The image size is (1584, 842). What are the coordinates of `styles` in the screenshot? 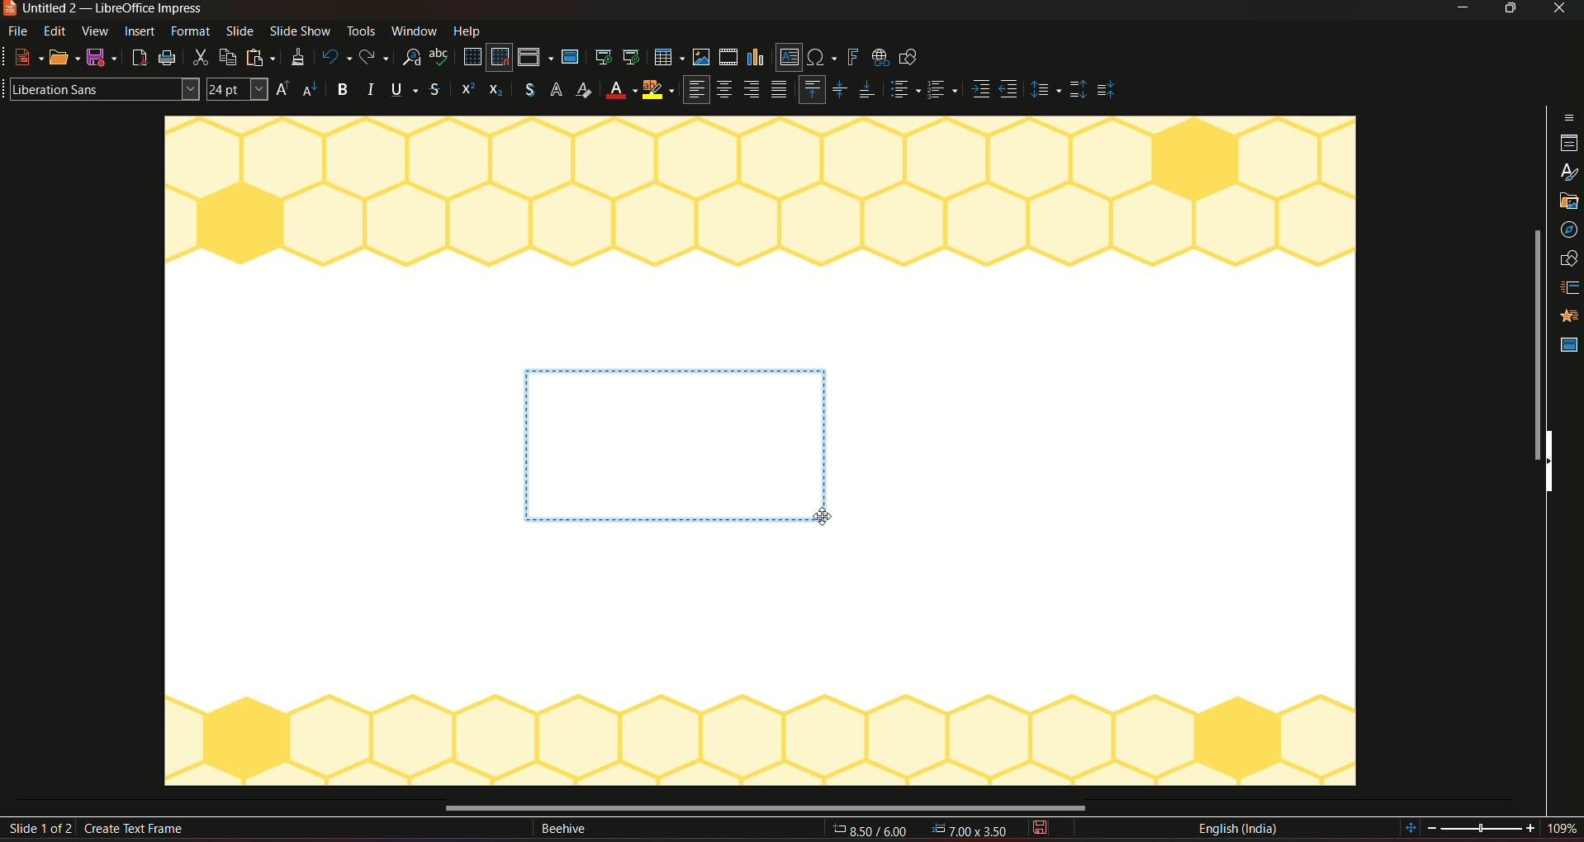 It's located at (1567, 140).